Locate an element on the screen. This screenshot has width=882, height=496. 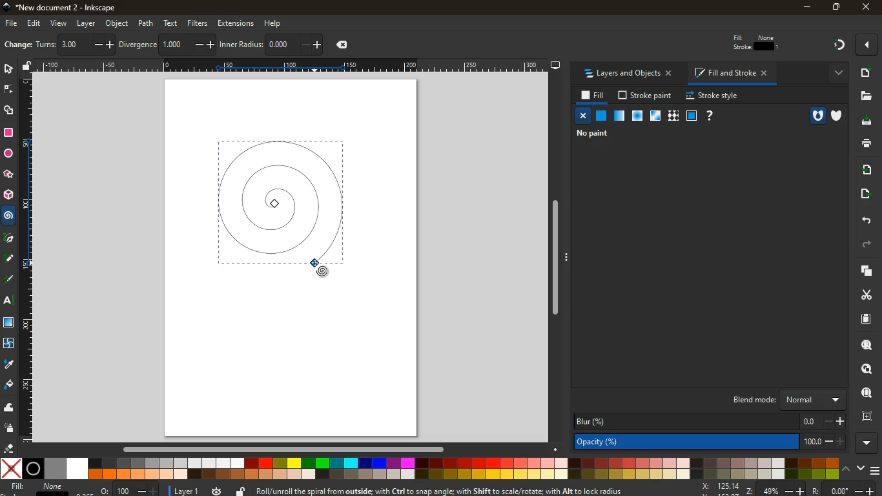
 is located at coordinates (876, 470).